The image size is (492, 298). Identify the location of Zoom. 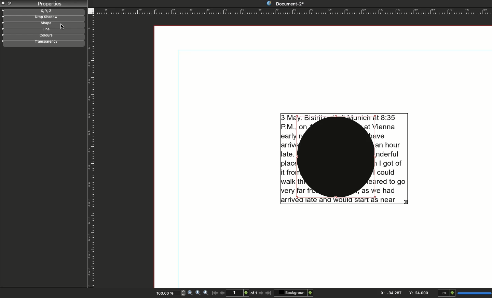
(198, 294).